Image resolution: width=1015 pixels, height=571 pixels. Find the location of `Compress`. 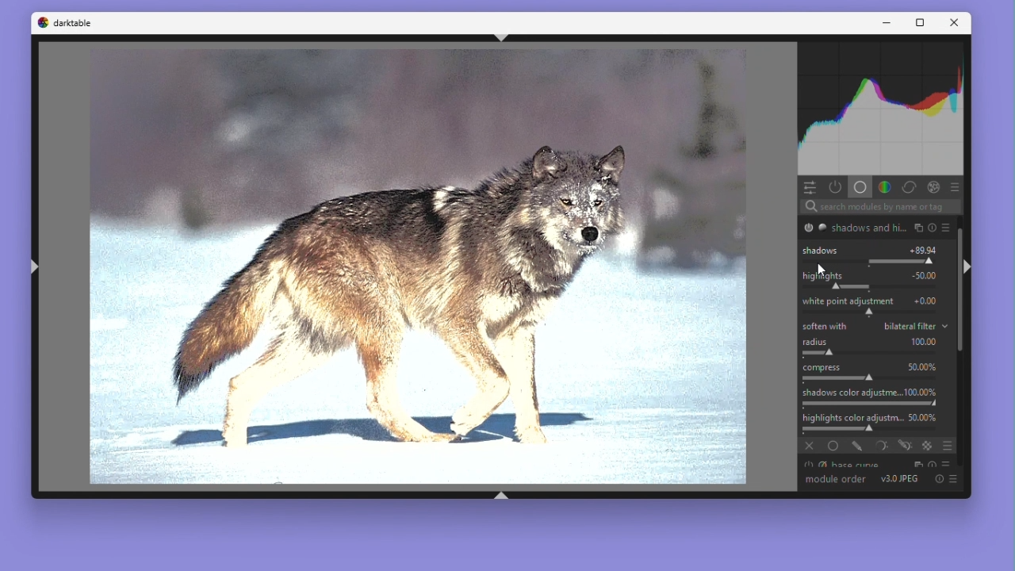

Compress is located at coordinates (823, 366).